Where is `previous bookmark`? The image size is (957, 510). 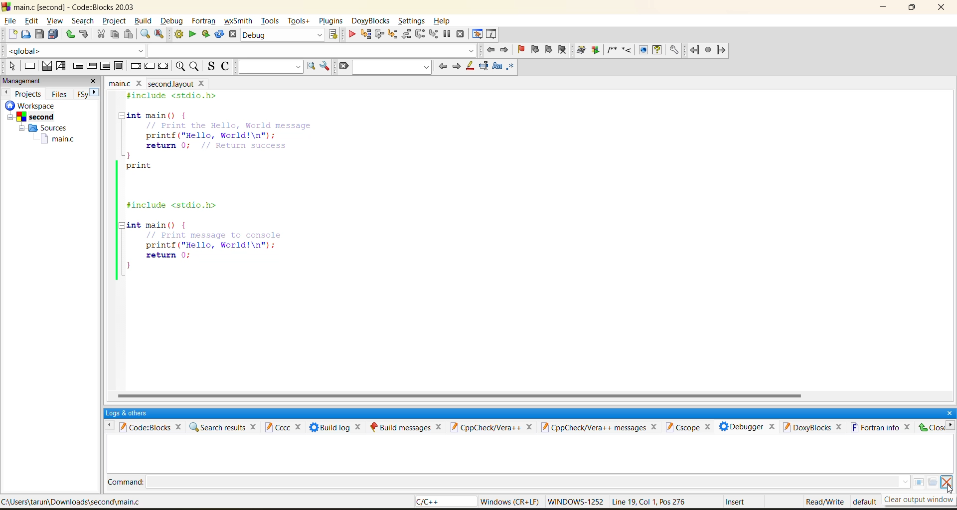 previous bookmark is located at coordinates (536, 49).